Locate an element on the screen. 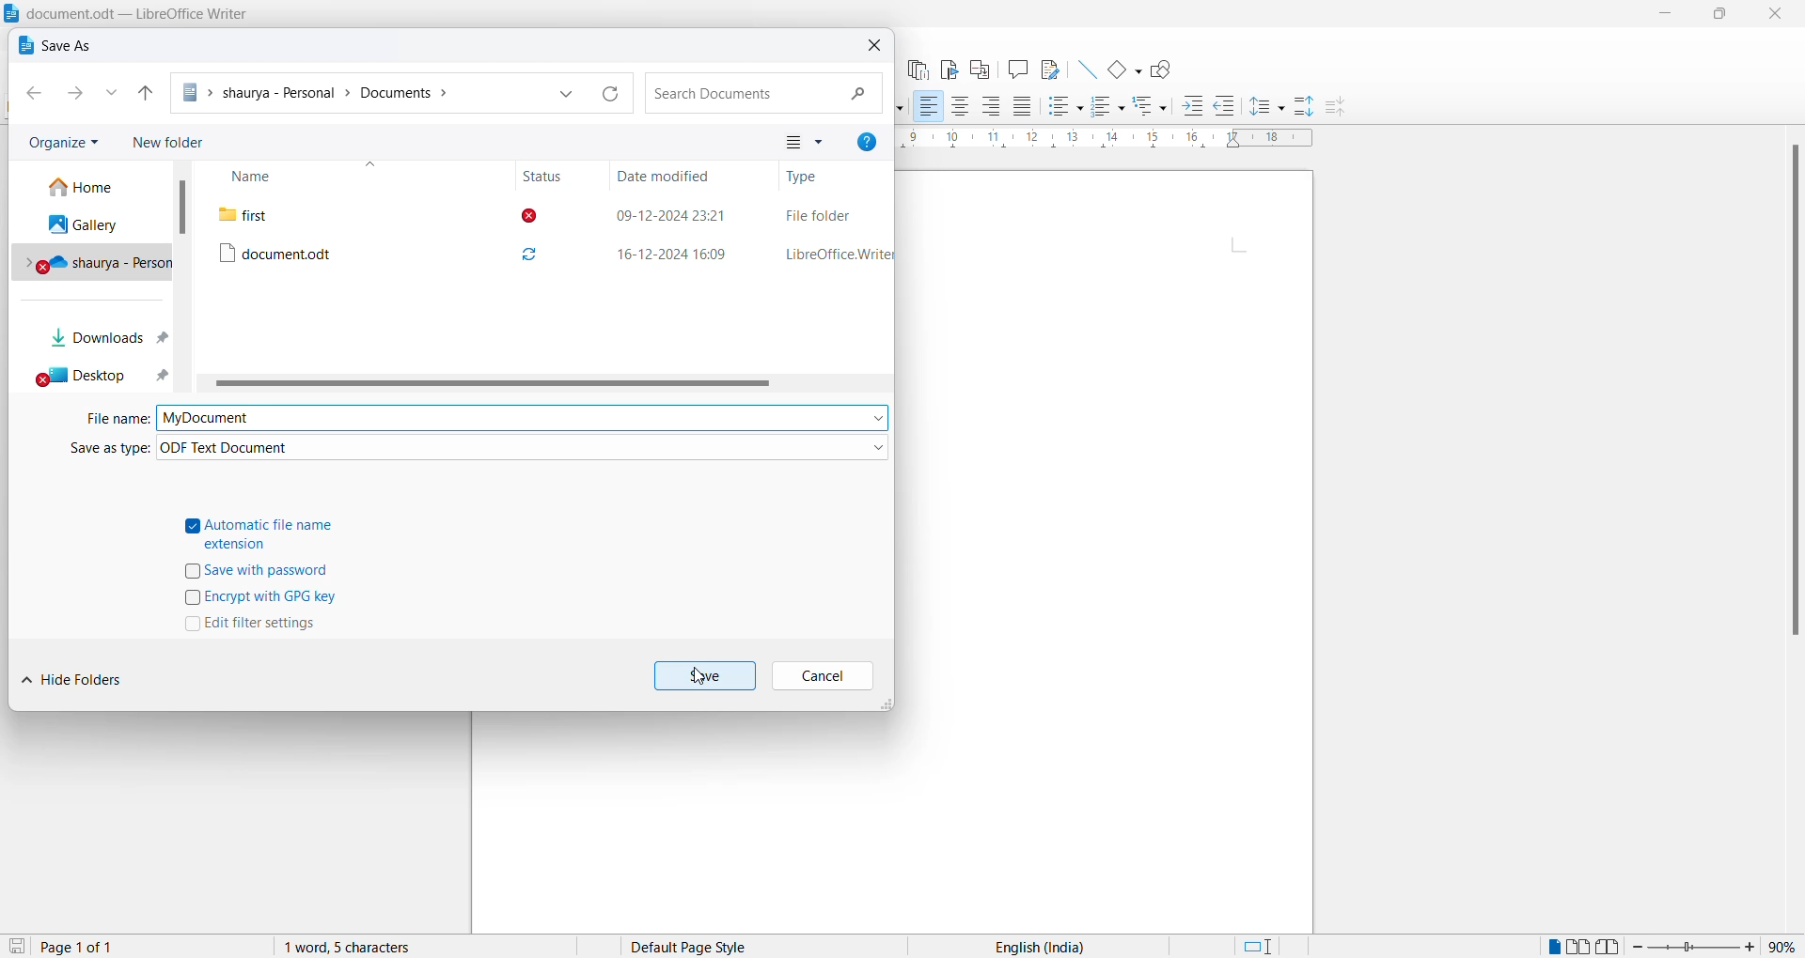 The width and height of the screenshot is (1805, 958). document.odt is located at coordinates (333, 251).